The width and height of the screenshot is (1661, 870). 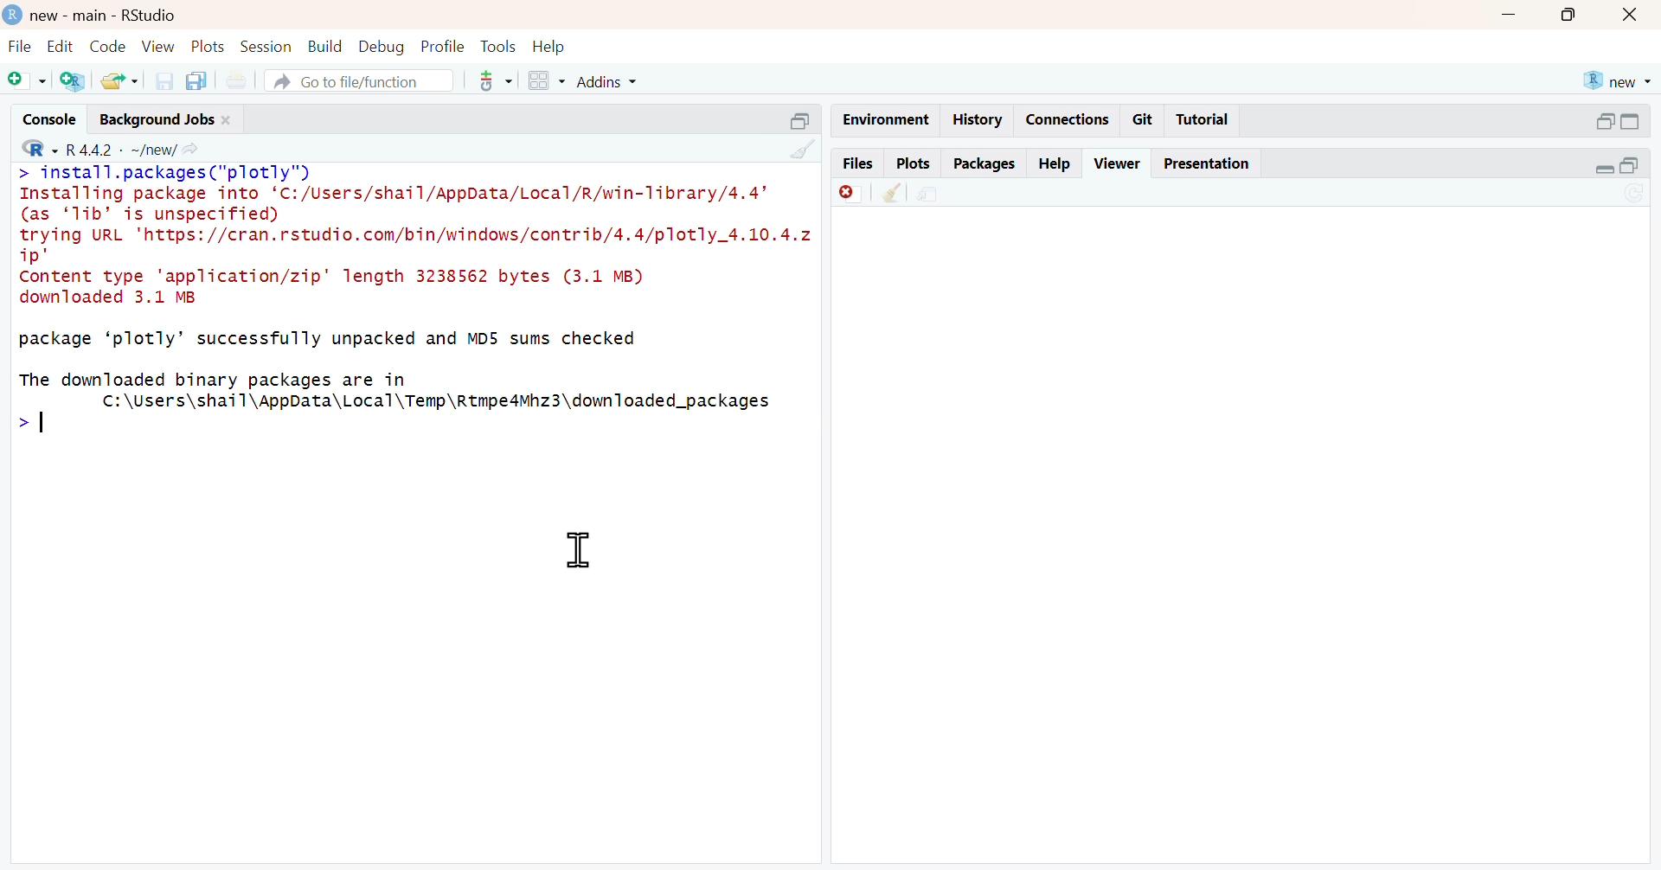 I want to click on clear all viewer items, so click(x=892, y=193).